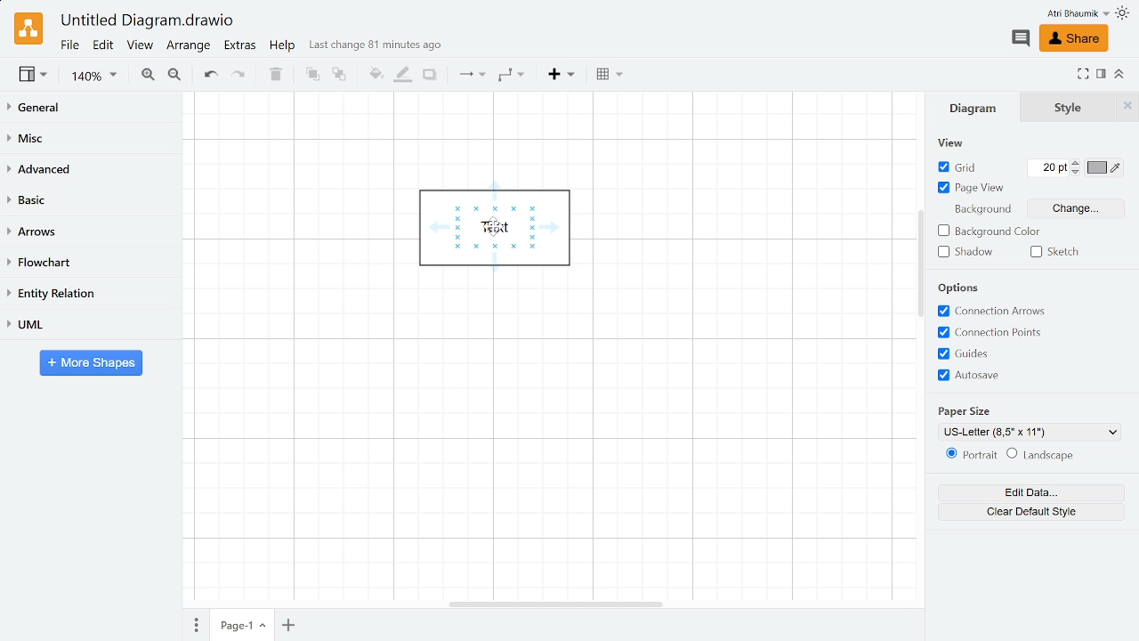  I want to click on page view, so click(972, 190).